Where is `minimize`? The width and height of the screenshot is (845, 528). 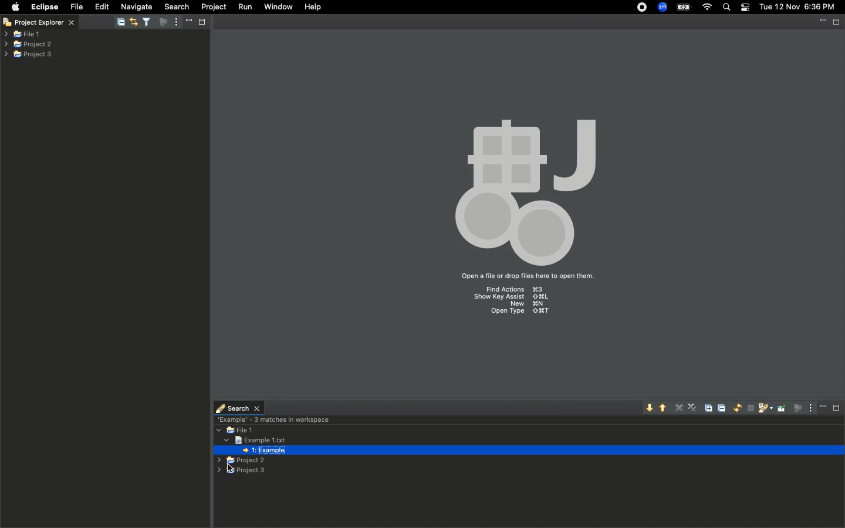
minimize is located at coordinates (823, 22).